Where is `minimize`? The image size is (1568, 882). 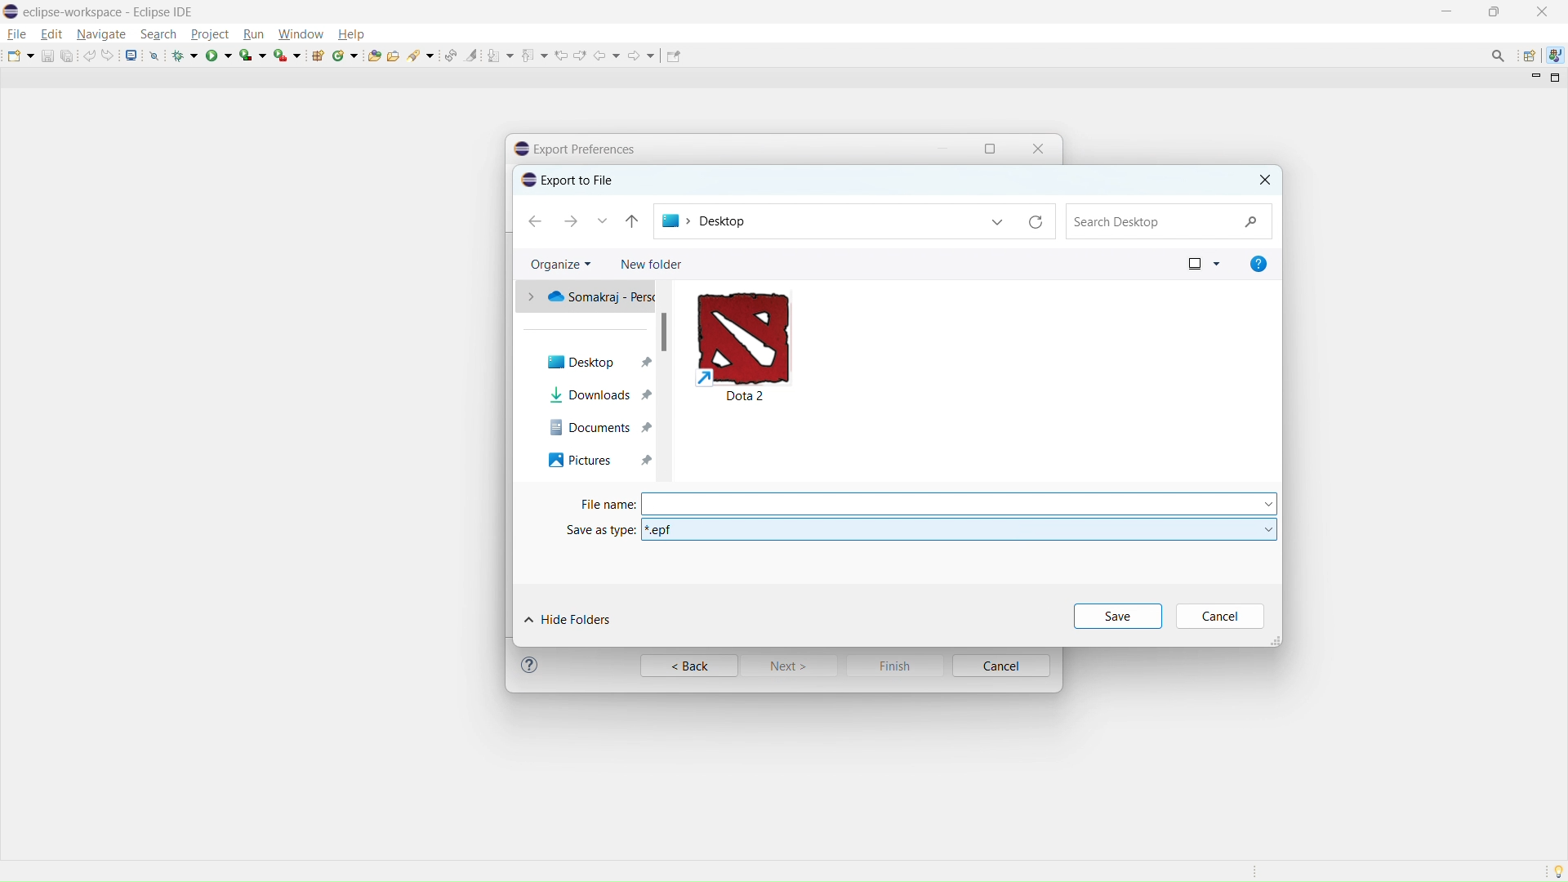 minimize is located at coordinates (942, 147).